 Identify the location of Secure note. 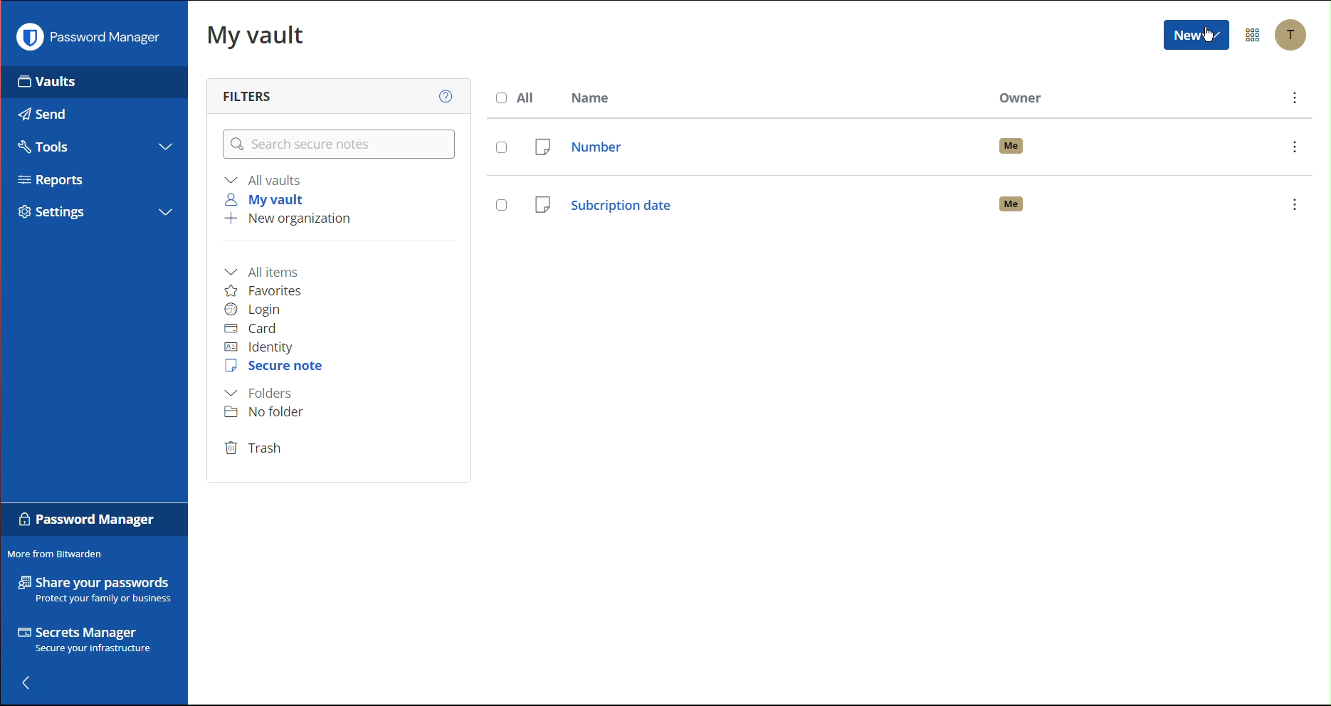
(275, 368).